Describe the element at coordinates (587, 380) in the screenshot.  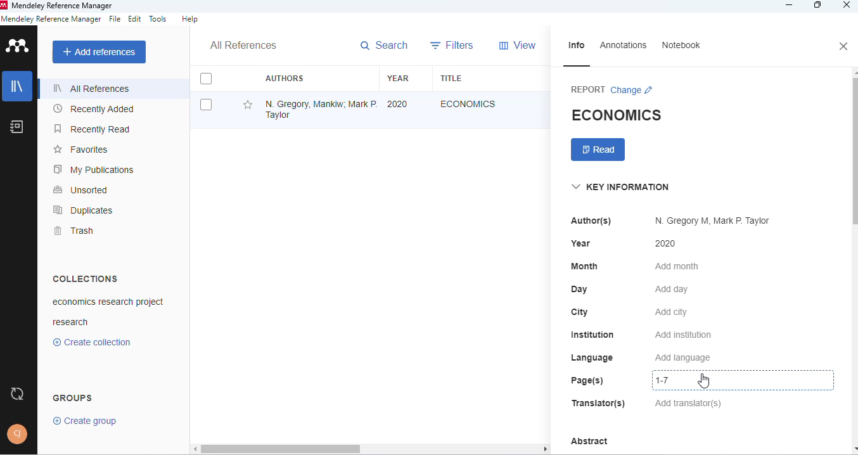
I see `page(s)` at that location.